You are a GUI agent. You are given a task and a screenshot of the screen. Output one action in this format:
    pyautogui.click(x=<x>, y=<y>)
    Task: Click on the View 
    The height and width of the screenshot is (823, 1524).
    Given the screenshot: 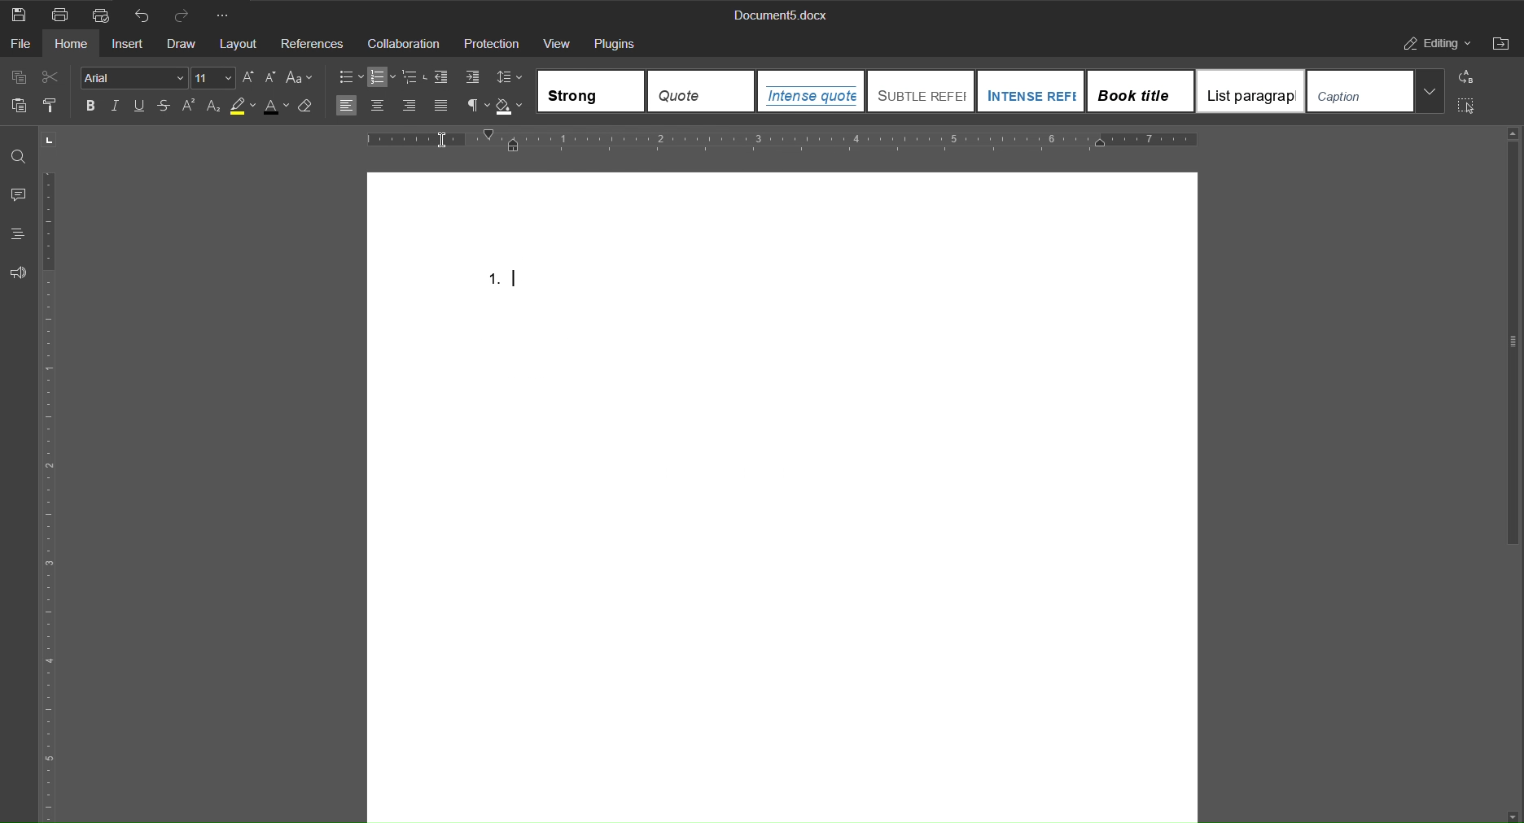 What is the action you would take?
    pyautogui.click(x=559, y=46)
    